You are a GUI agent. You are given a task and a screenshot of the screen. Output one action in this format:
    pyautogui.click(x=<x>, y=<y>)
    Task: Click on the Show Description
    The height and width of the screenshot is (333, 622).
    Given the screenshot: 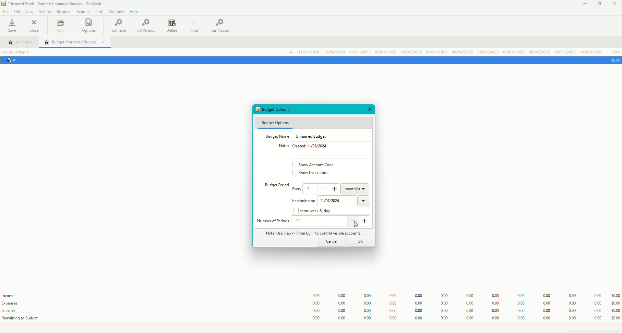 What is the action you would take?
    pyautogui.click(x=312, y=174)
    